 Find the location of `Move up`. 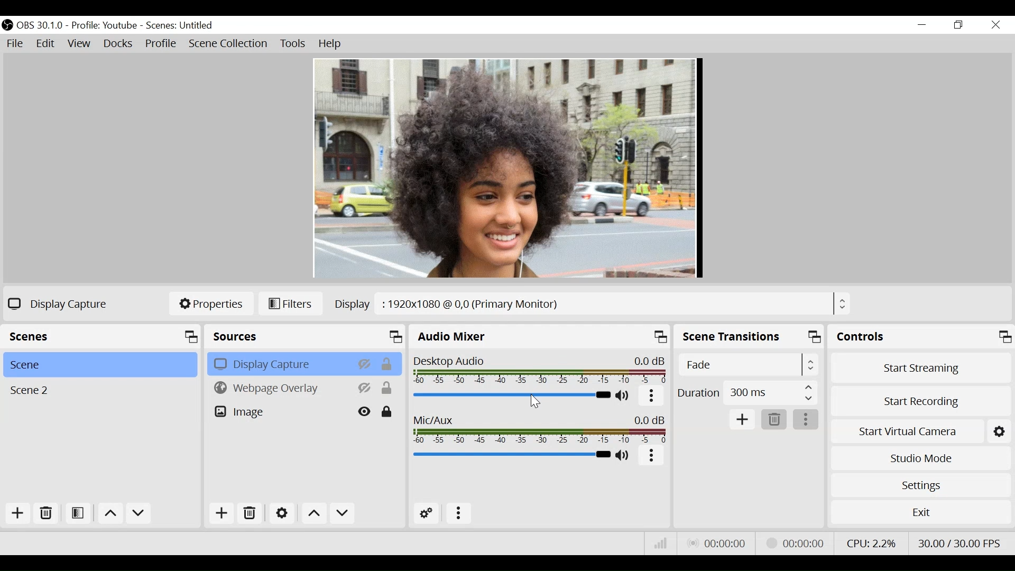

Move up is located at coordinates (313, 513).